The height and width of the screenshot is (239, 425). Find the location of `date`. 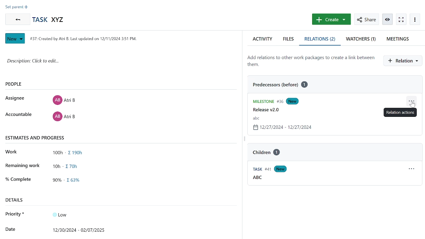

date is located at coordinates (10, 228).